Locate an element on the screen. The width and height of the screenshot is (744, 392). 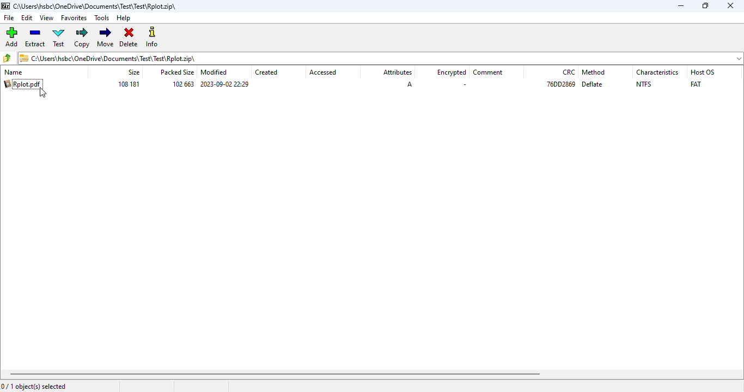
name is located at coordinates (13, 72).